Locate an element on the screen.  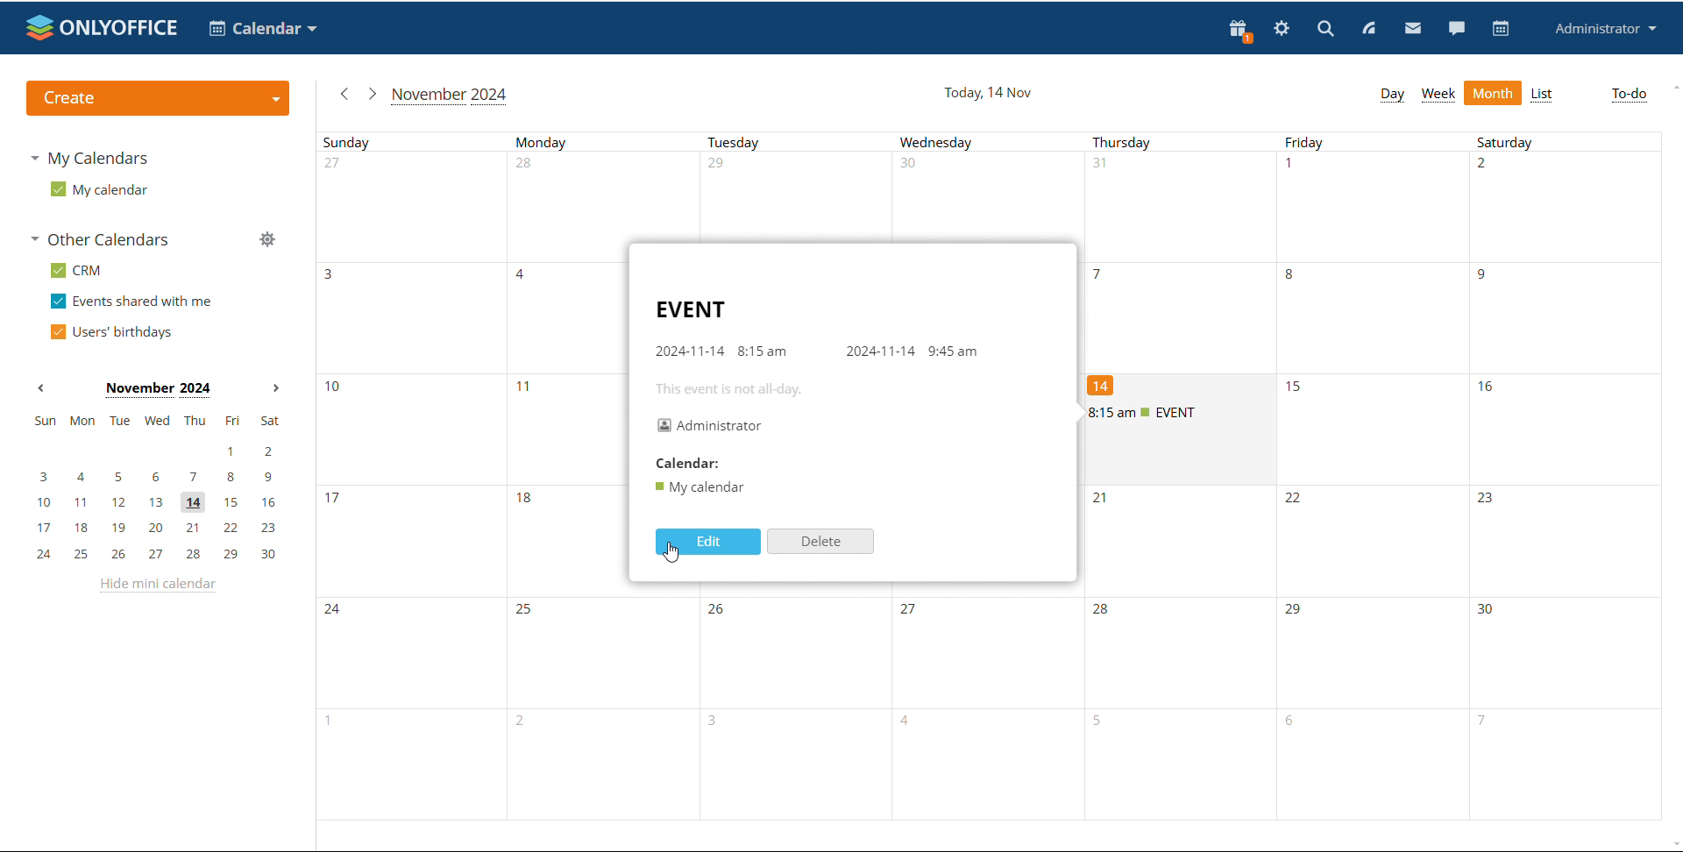
day view is located at coordinates (1392, 96).